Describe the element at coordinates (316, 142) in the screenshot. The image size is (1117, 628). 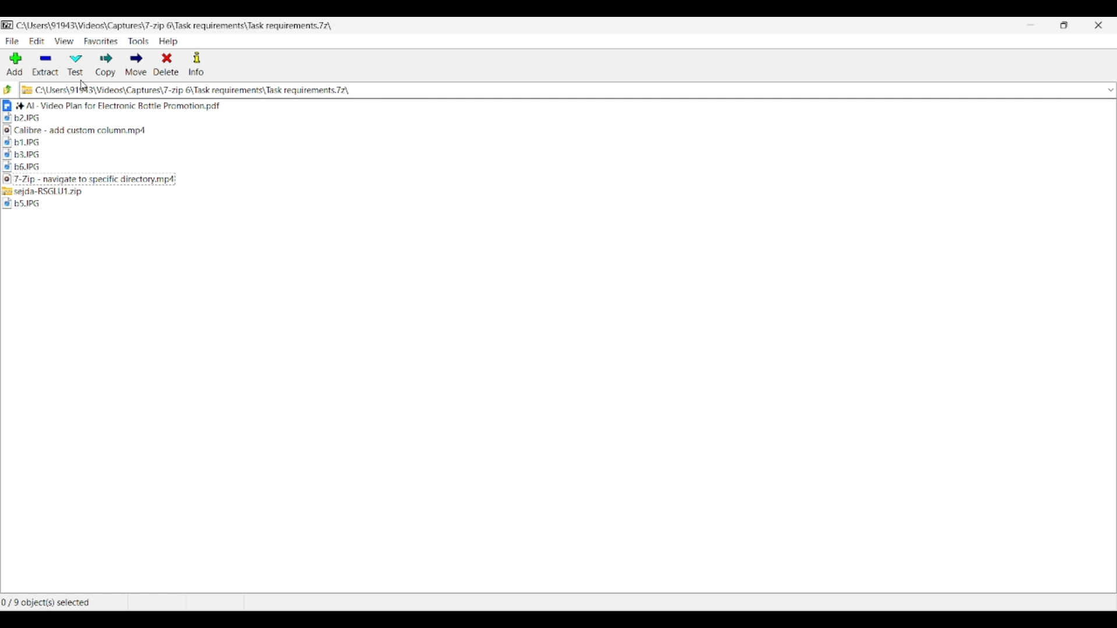
I see `file 4 and type` at that location.